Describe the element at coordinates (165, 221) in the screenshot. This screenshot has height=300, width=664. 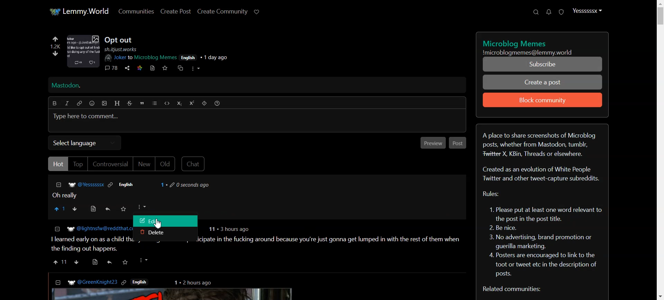
I see `Edit` at that location.